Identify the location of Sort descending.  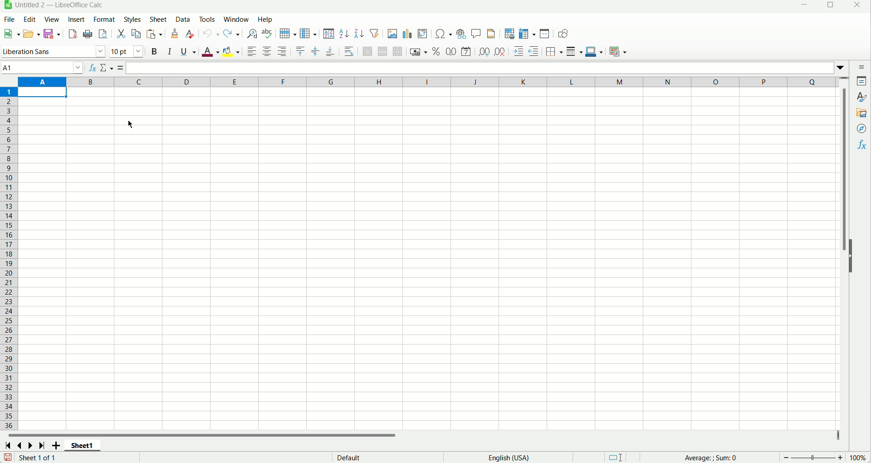
(359, 34).